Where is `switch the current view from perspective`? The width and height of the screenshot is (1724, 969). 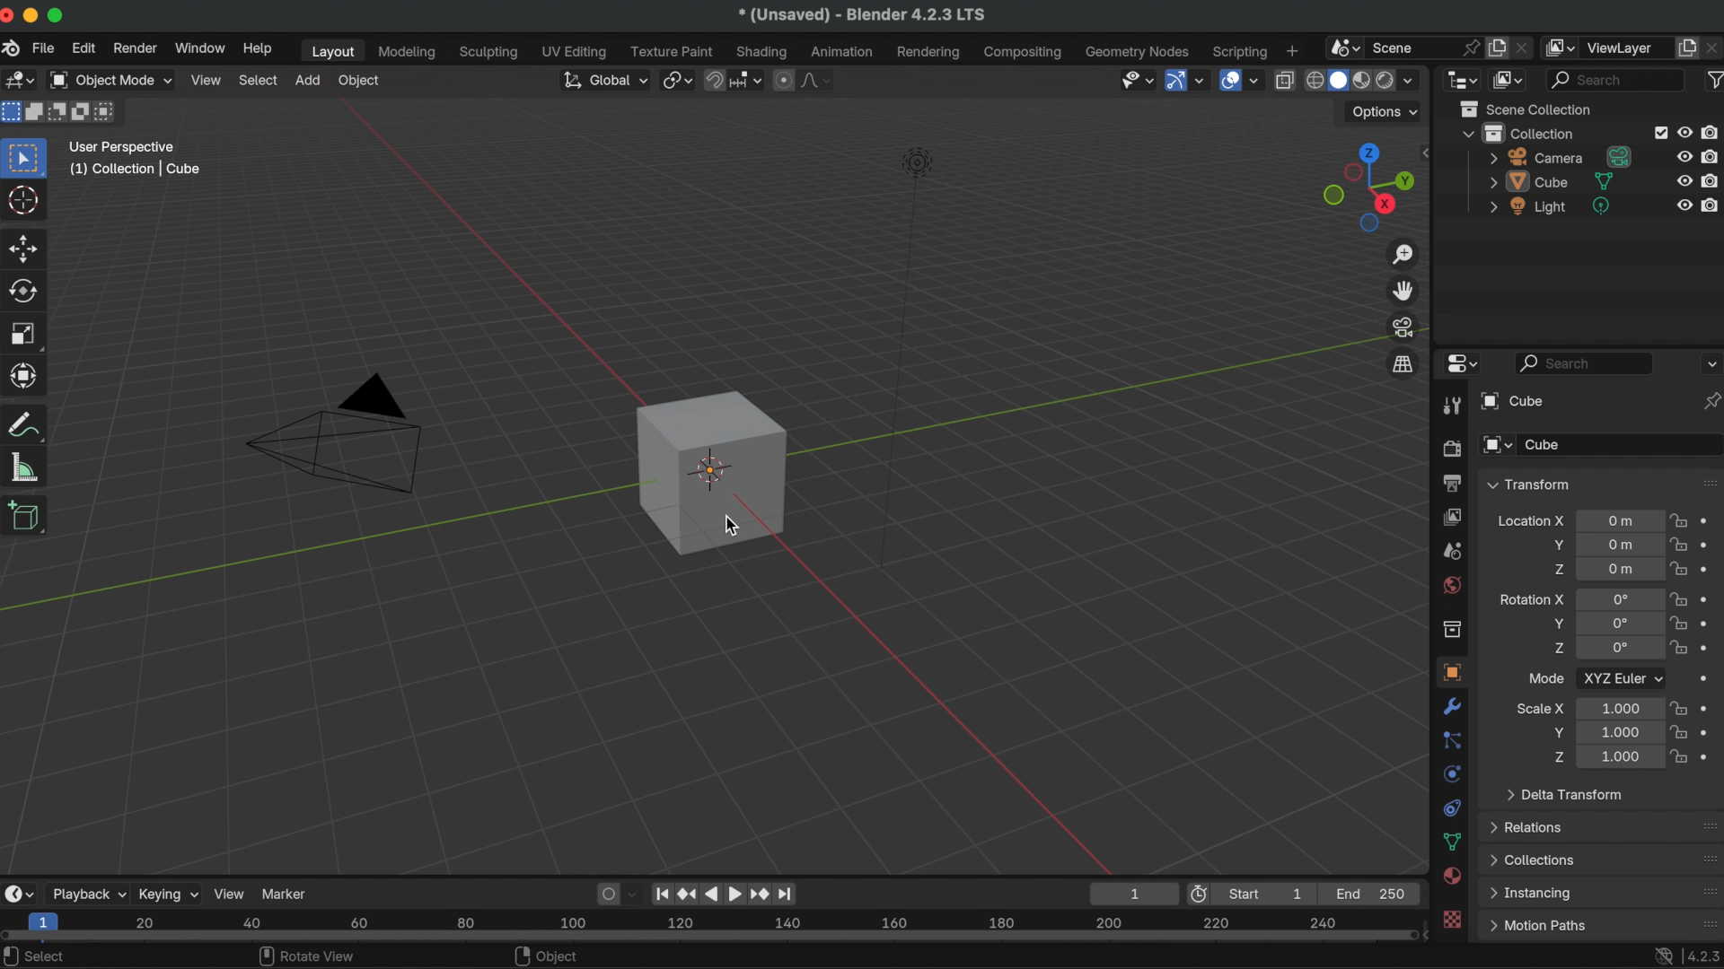
switch the current view from perspective is located at coordinates (1402, 363).